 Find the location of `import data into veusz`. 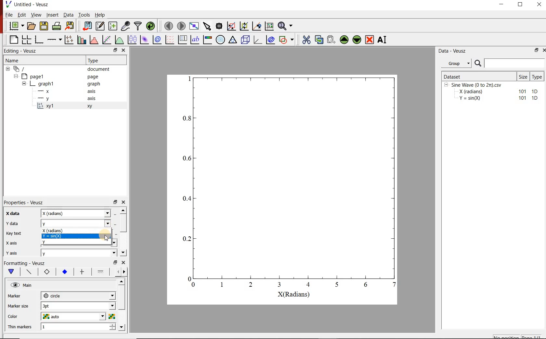

import data into veusz is located at coordinates (86, 26).